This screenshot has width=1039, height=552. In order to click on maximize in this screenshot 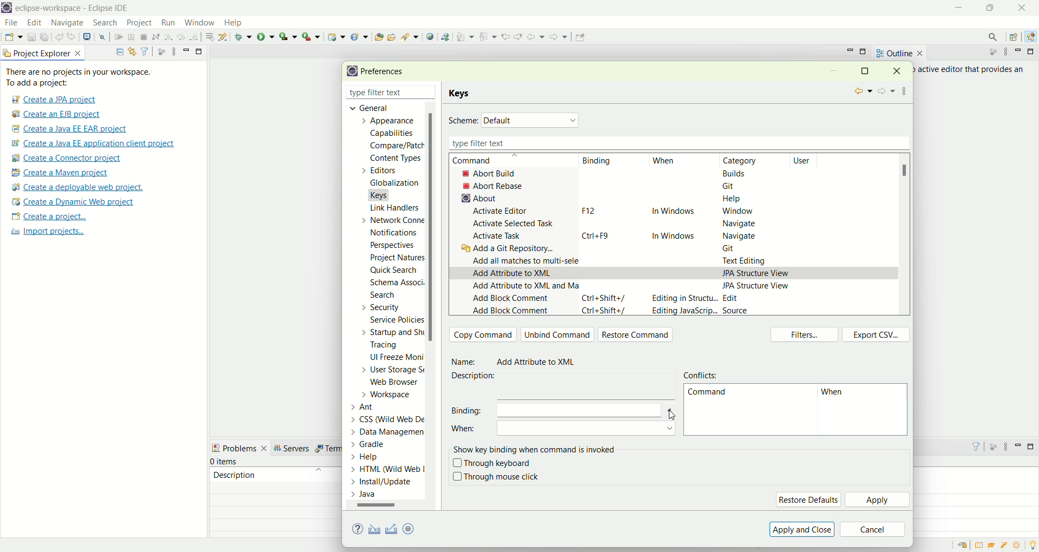, I will do `click(1033, 446)`.